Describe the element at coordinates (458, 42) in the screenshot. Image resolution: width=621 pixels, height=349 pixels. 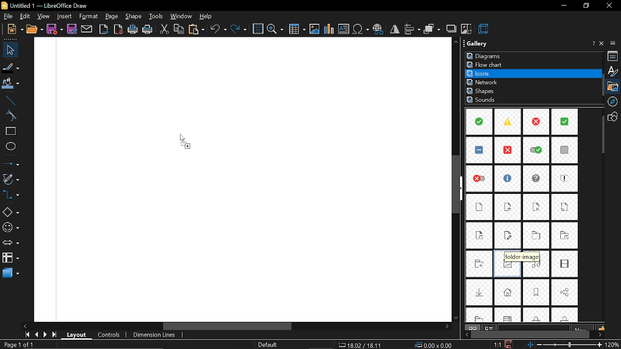
I see `scroll up` at that location.